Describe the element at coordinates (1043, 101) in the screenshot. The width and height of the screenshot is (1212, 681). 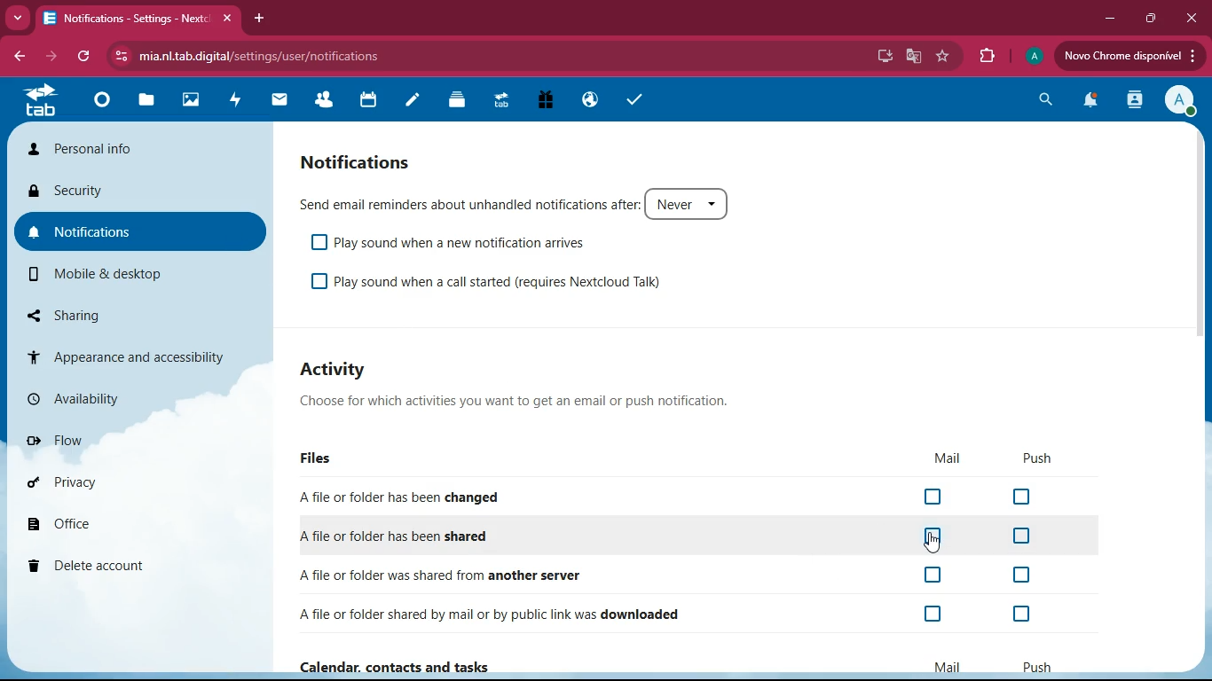
I see `search` at that location.